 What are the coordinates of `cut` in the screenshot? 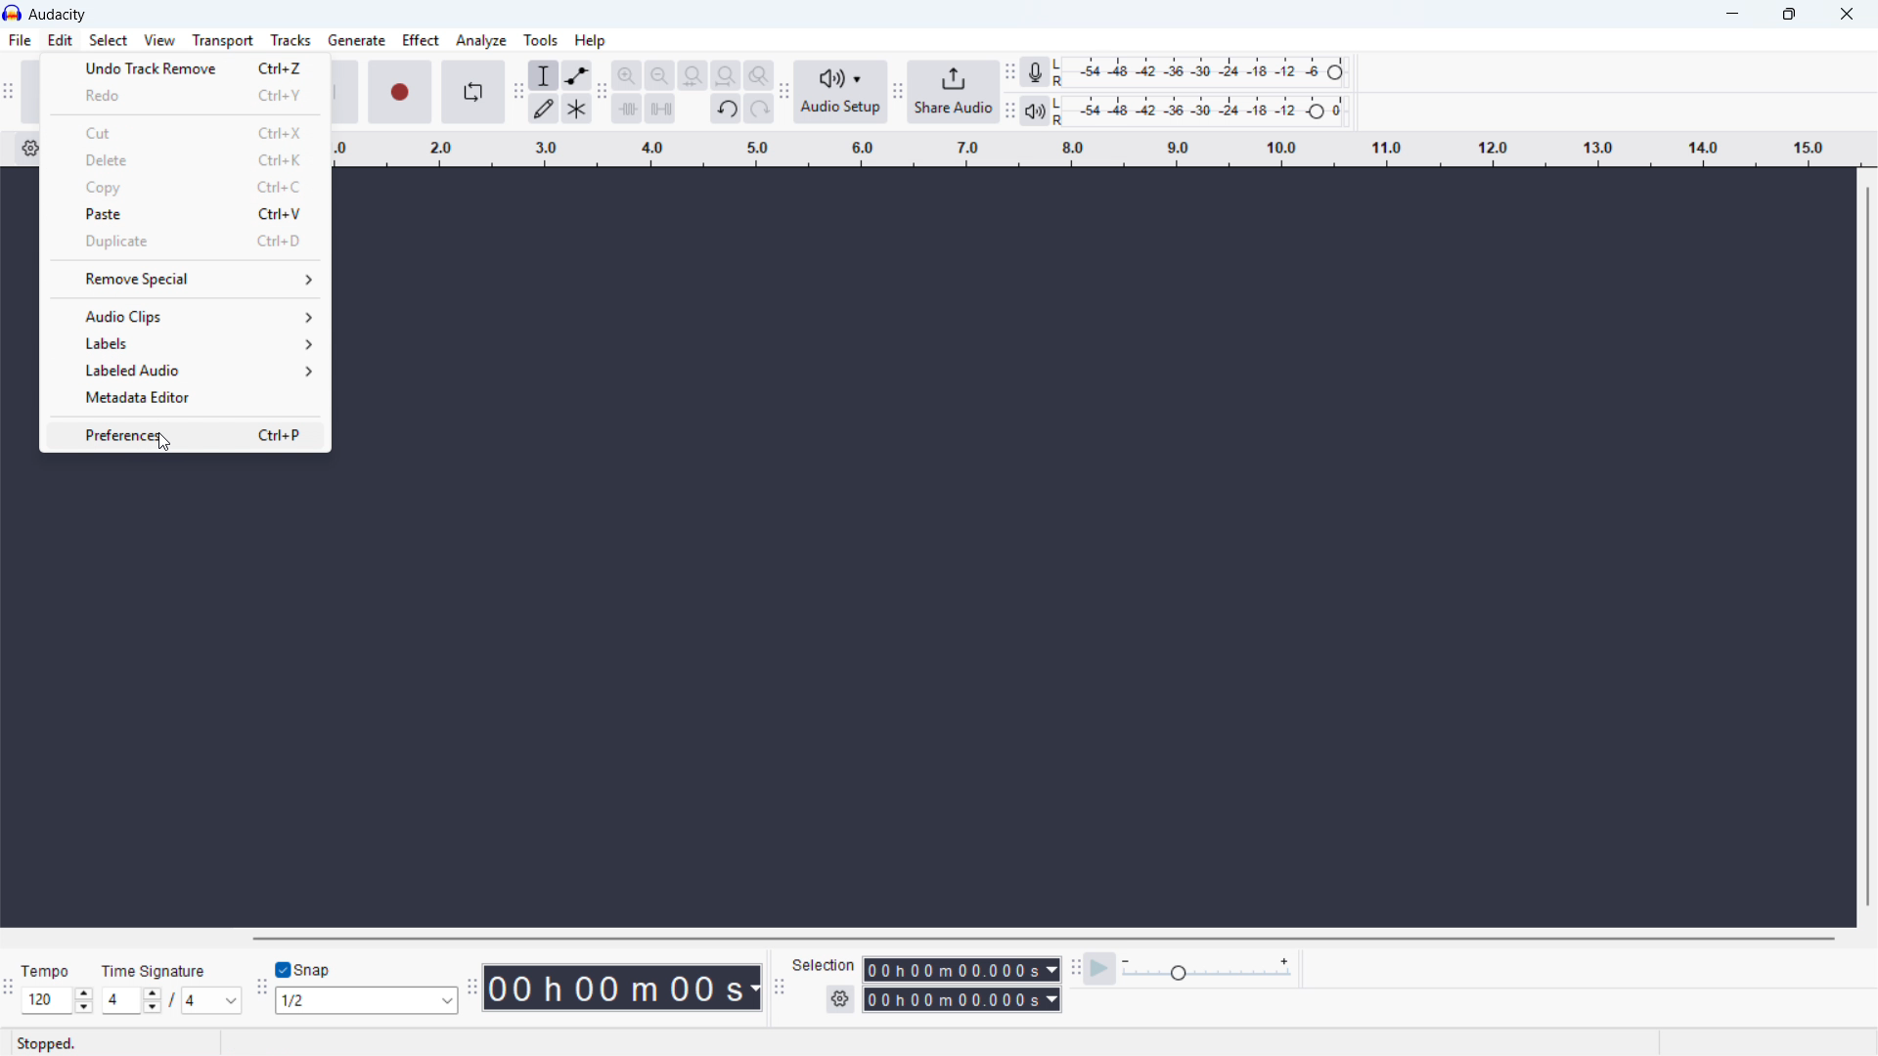 It's located at (185, 132).